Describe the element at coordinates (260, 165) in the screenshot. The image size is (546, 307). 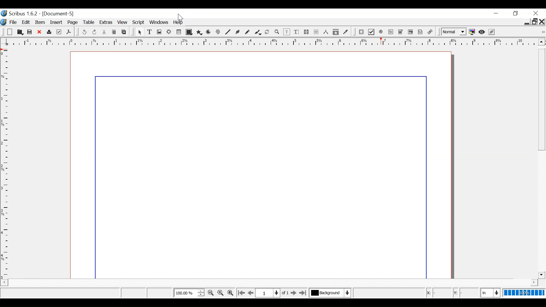
I see `Document` at that location.